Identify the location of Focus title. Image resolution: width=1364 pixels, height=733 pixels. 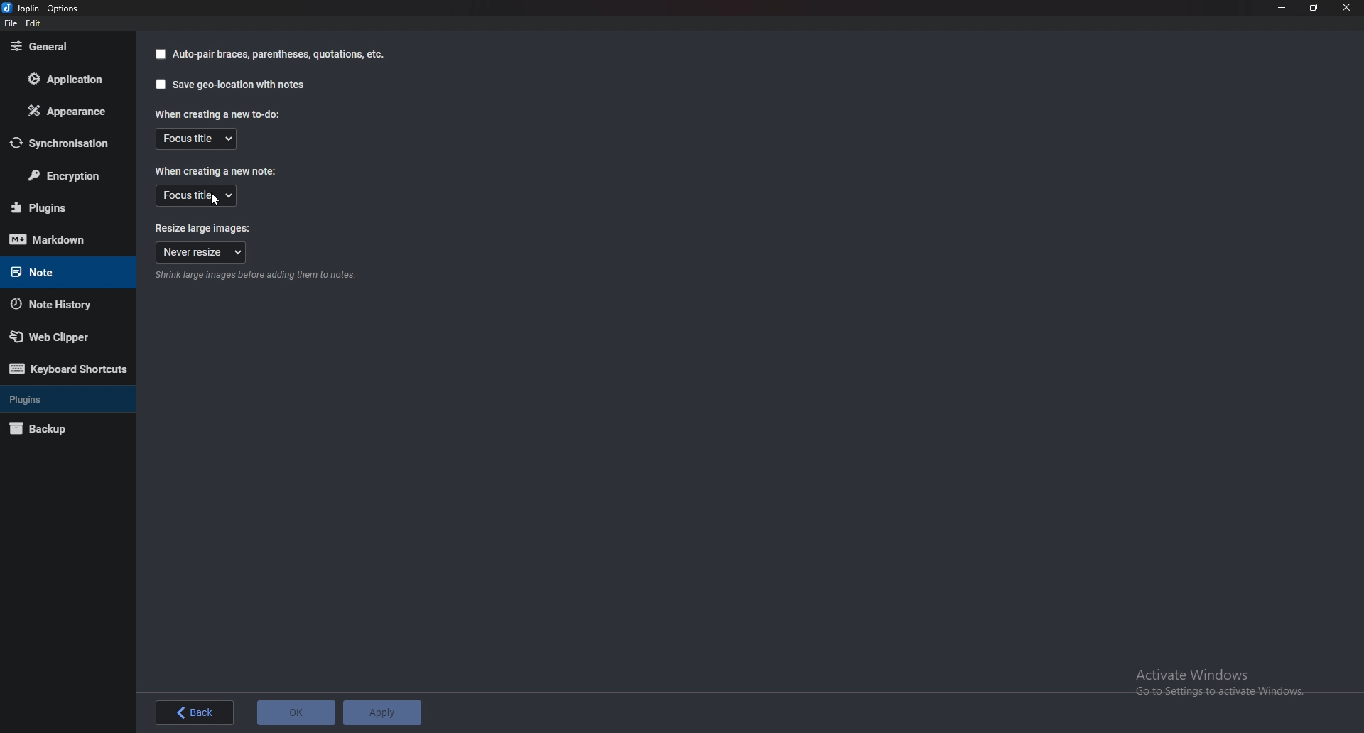
(197, 196).